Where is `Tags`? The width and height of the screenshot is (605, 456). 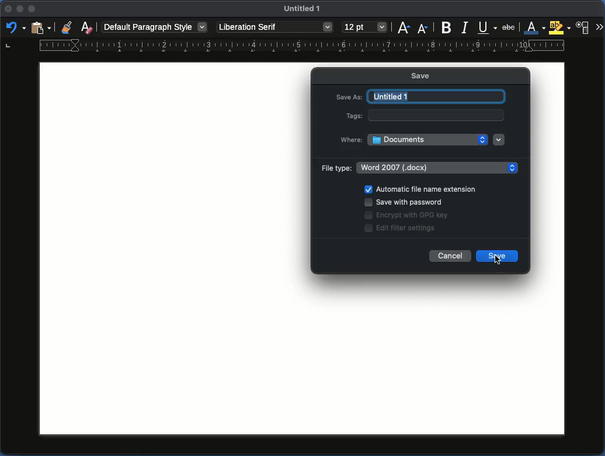 Tags is located at coordinates (354, 115).